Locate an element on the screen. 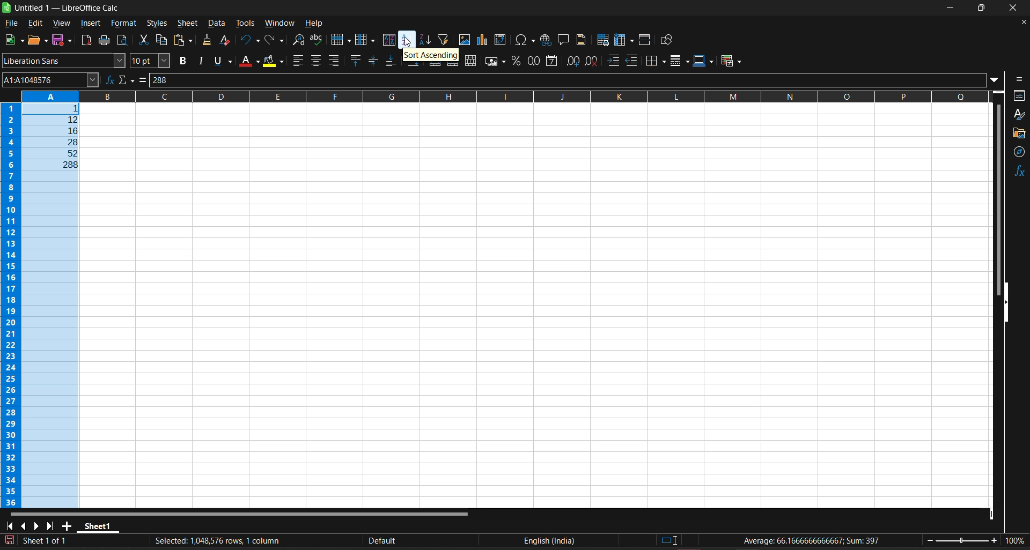  find and replace is located at coordinates (297, 40).